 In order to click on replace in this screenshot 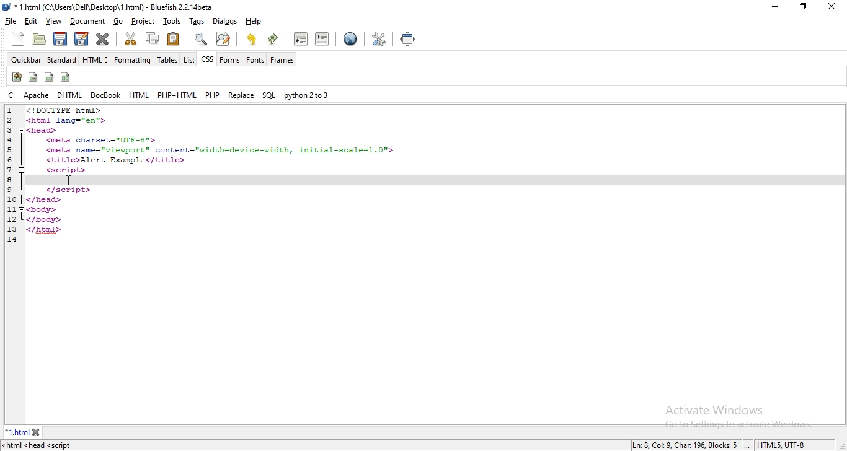, I will do `click(241, 95)`.